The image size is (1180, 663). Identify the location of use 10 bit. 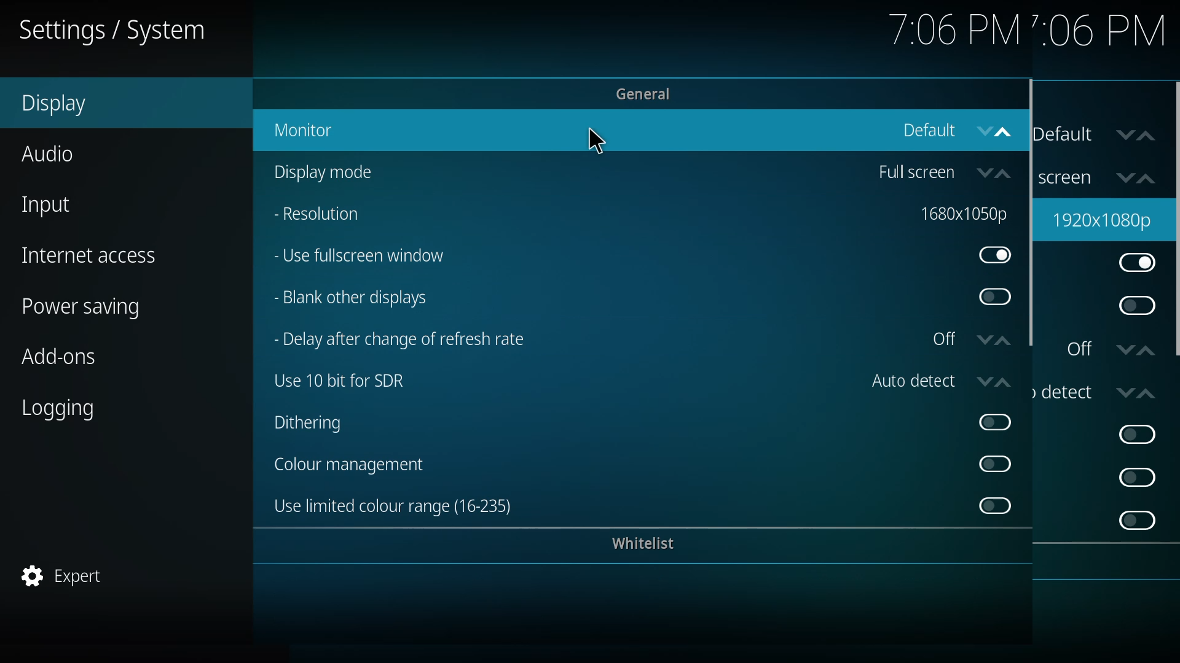
(343, 377).